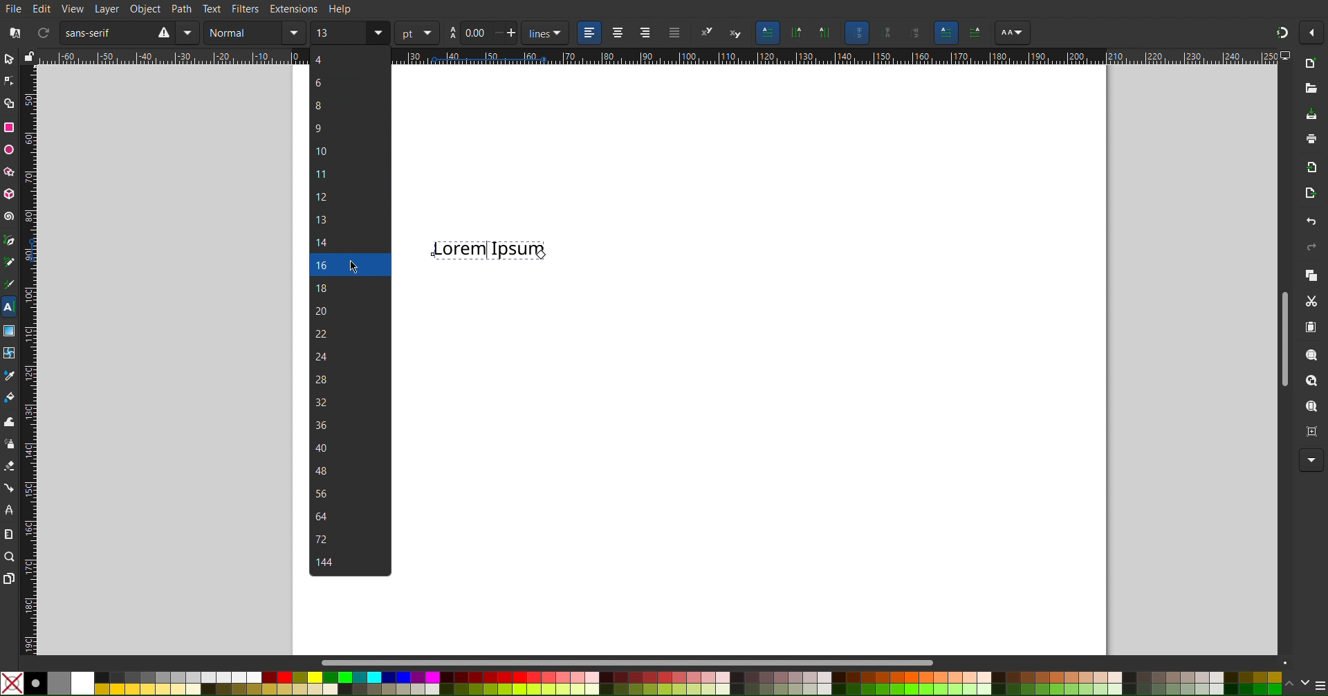 This screenshot has height=696, width=1328. I want to click on Zoom Drawing, so click(1311, 381).